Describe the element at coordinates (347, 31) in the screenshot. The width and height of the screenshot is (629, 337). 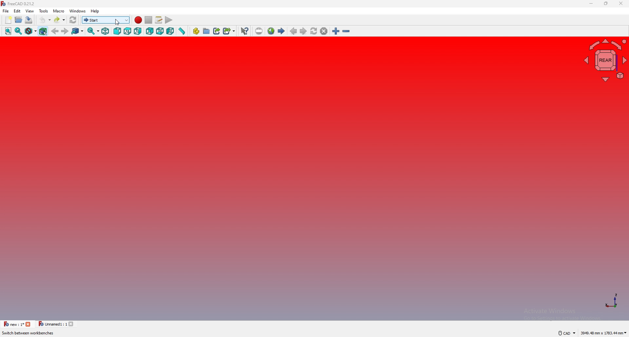
I see `zoom out` at that location.